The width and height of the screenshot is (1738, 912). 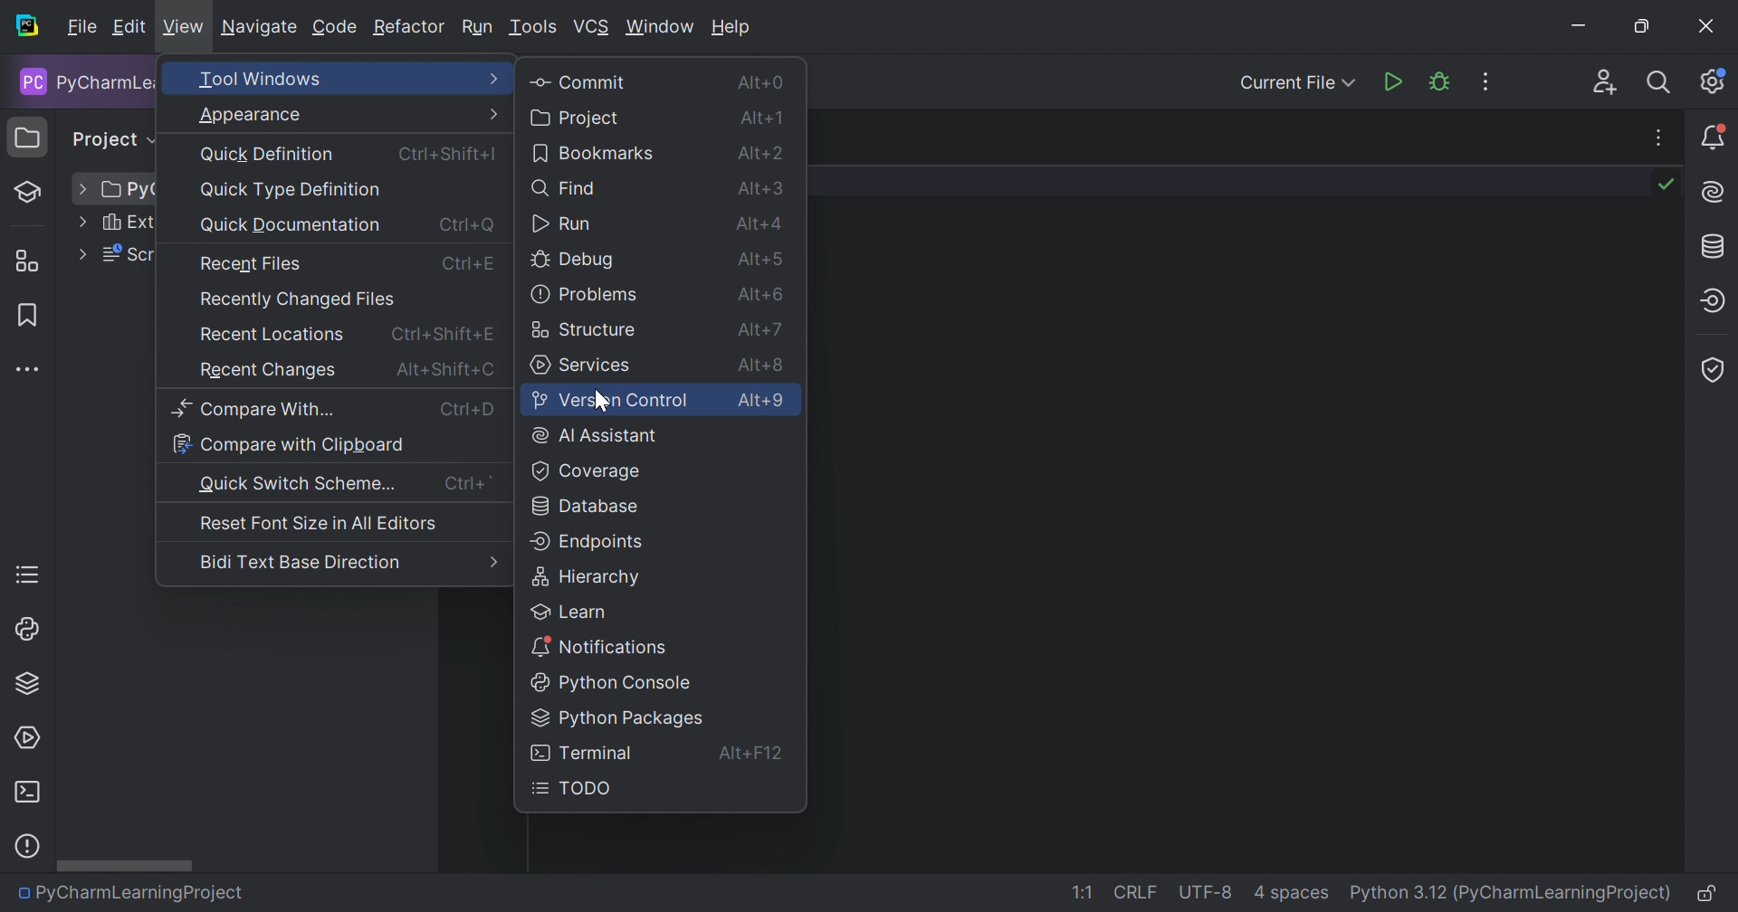 What do you see at coordinates (348, 80) in the screenshot?
I see `Tool Windows` at bounding box center [348, 80].